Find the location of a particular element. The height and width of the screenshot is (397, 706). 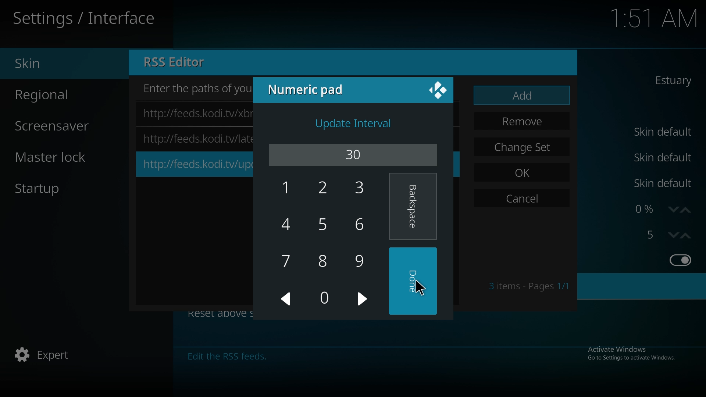

3 is located at coordinates (356, 189).